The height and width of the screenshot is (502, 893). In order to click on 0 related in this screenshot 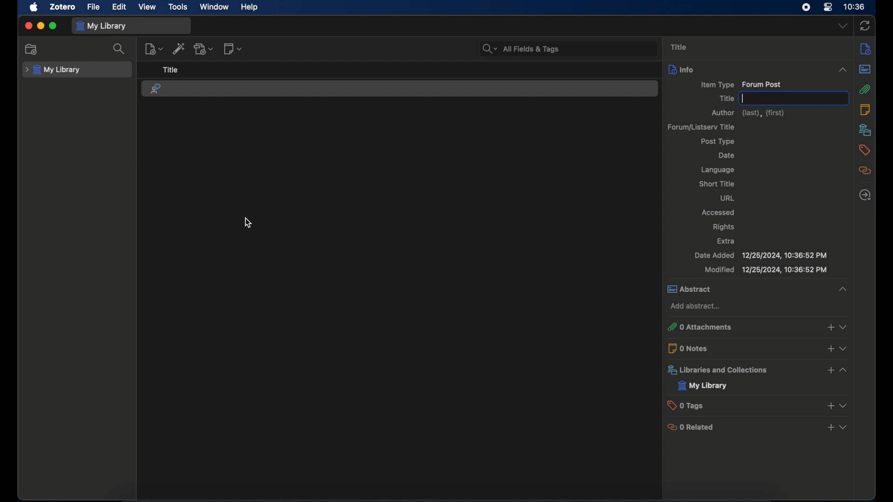, I will do `click(759, 427)`.